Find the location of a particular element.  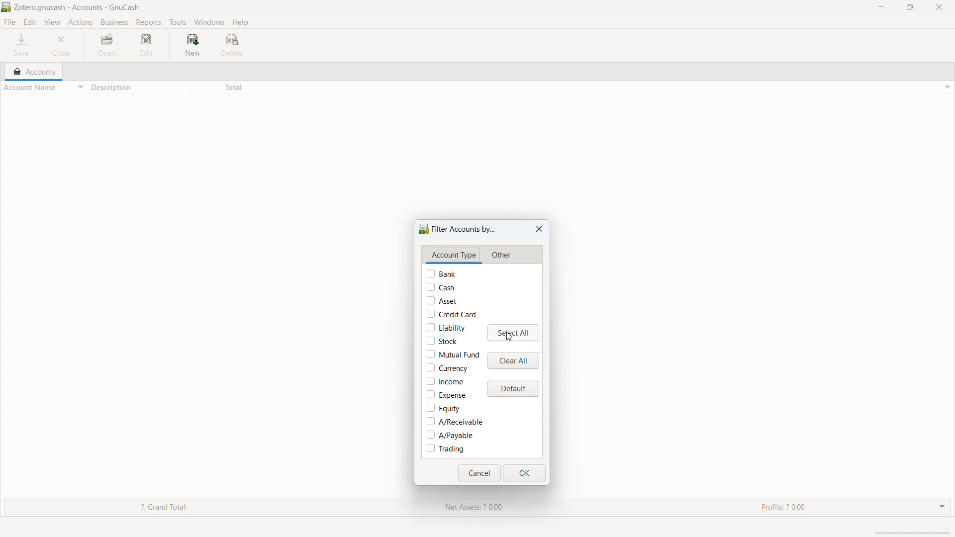

windows is located at coordinates (209, 22).